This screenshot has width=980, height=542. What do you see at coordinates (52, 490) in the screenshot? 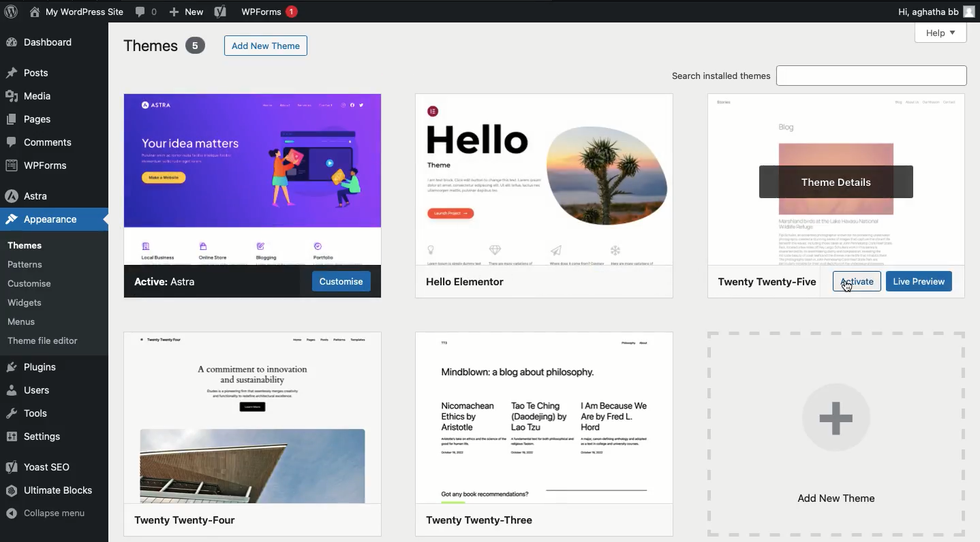
I see `Ultimate blocks` at bounding box center [52, 490].